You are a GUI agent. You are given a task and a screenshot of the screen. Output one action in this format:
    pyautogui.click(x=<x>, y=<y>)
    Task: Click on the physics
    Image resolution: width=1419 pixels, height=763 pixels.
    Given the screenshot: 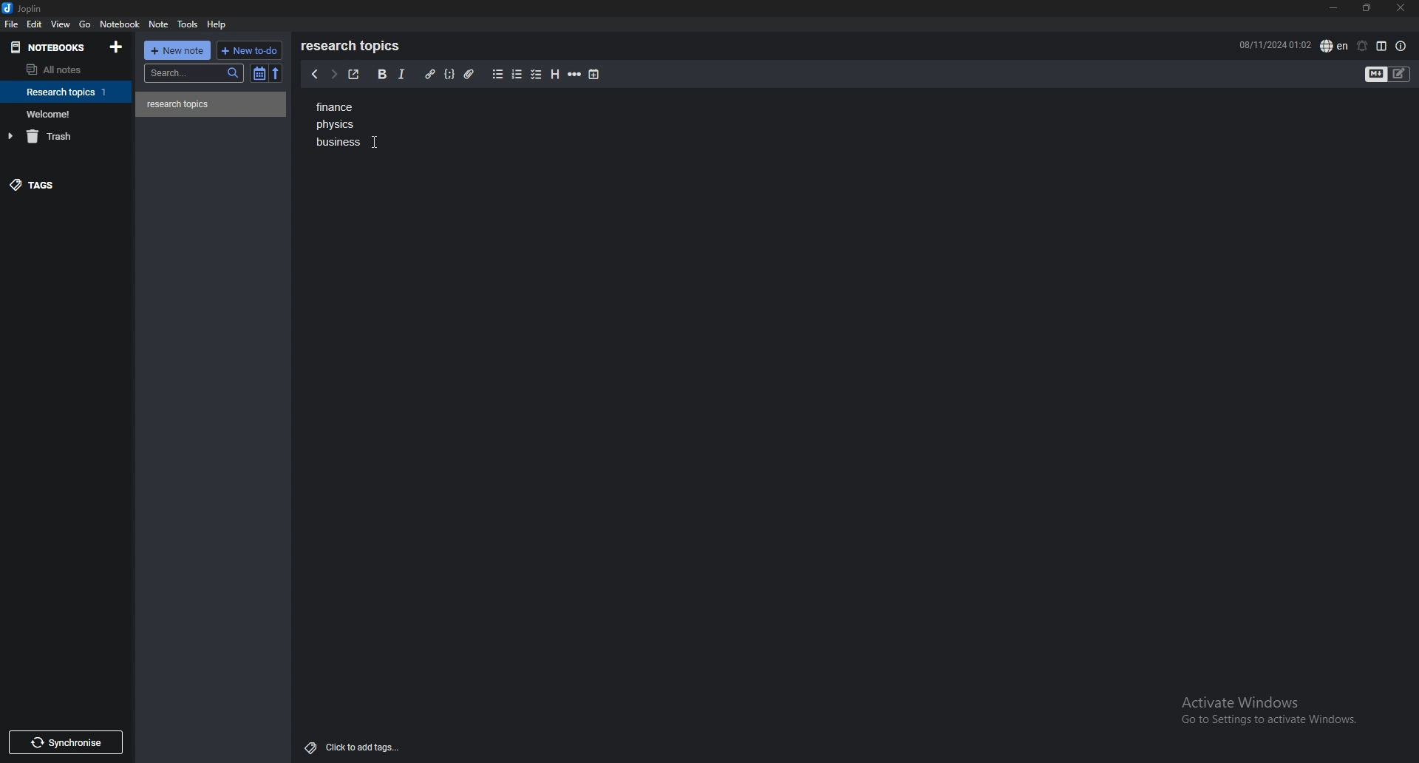 What is the action you would take?
    pyautogui.click(x=337, y=126)
    